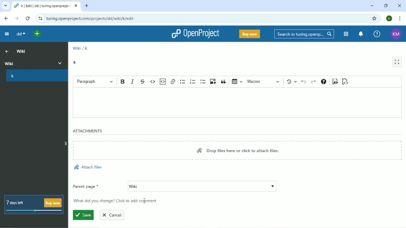 The image size is (406, 228). What do you see at coordinates (304, 82) in the screenshot?
I see `Undo` at bounding box center [304, 82].